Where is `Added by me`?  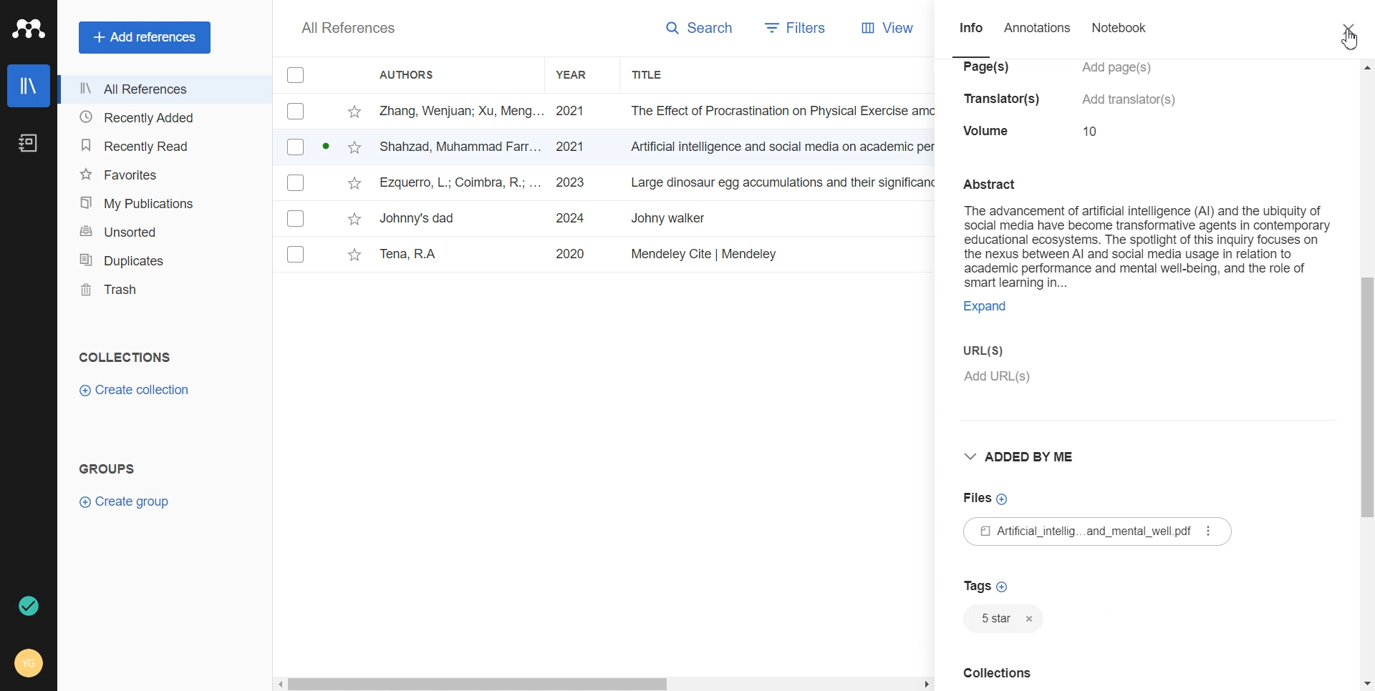
Added by me is located at coordinates (1028, 456).